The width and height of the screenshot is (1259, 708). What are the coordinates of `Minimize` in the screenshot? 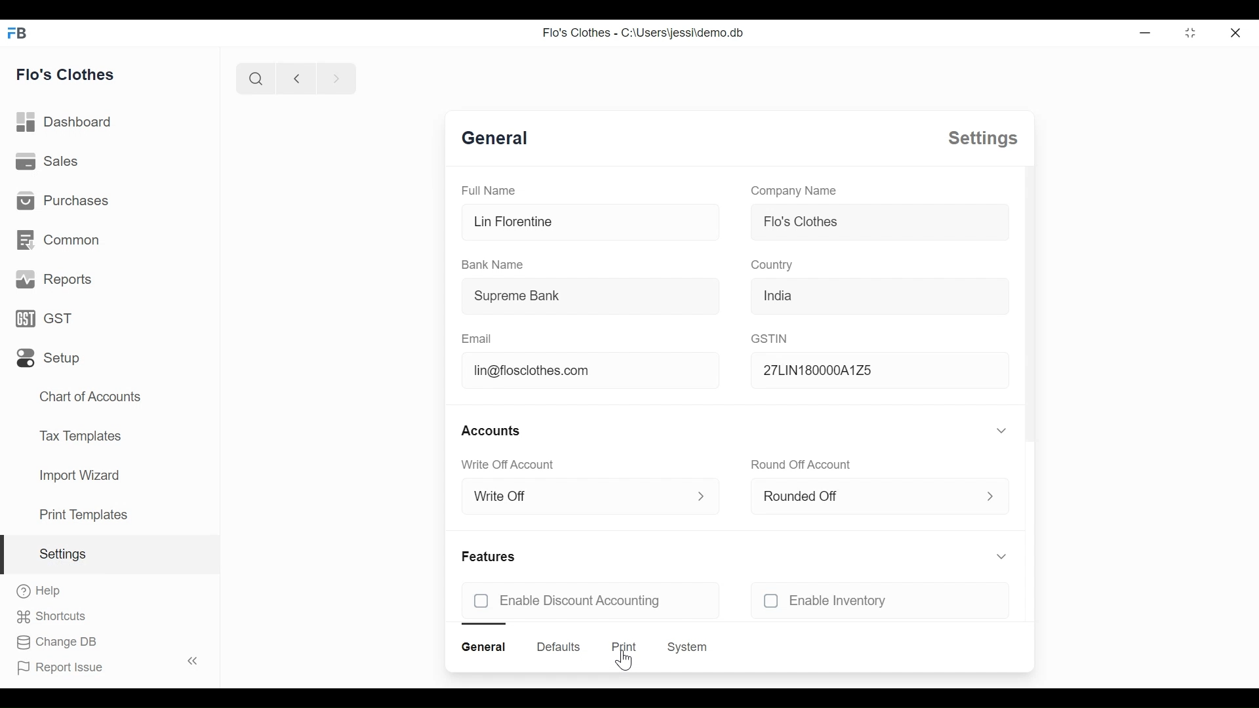 It's located at (1143, 32).